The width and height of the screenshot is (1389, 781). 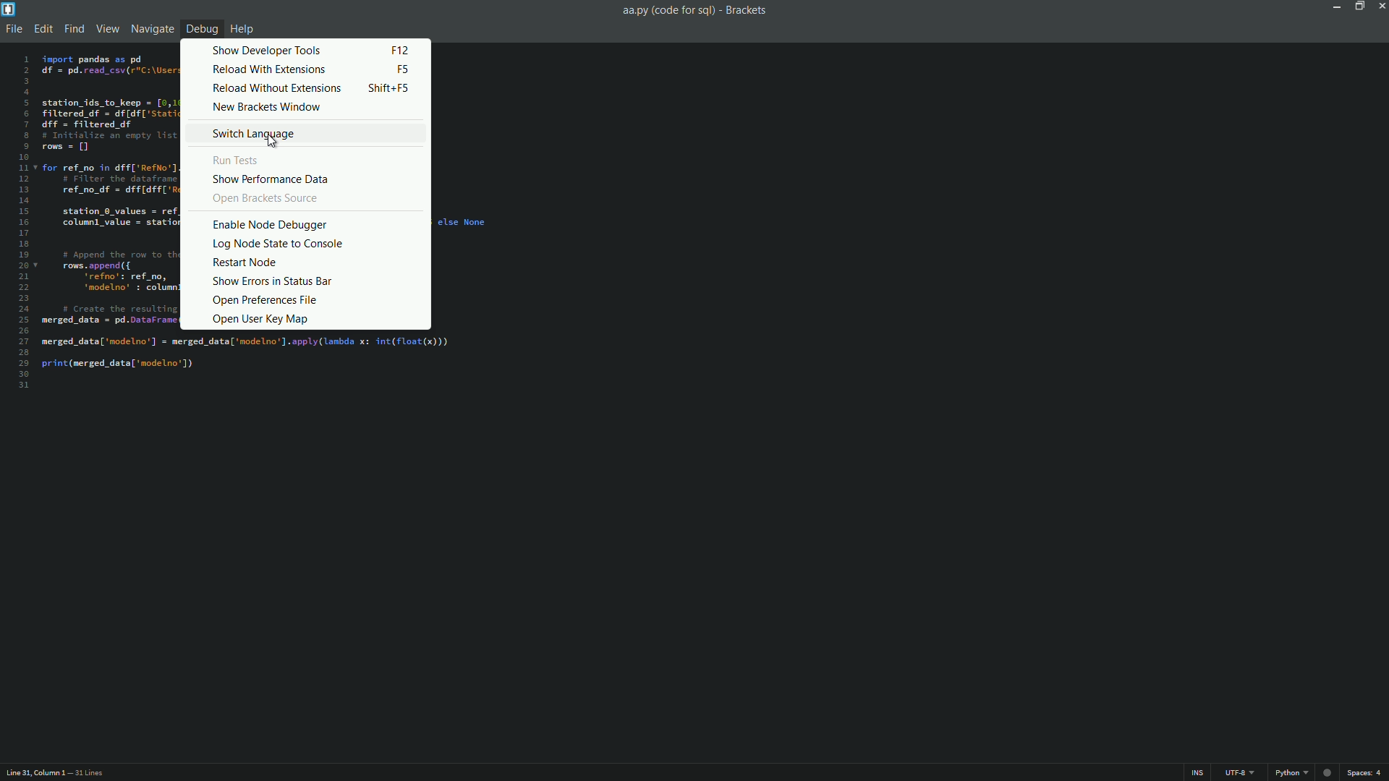 What do you see at coordinates (1356, 6) in the screenshot?
I see `maximize` at bounding box center [1356, 6].